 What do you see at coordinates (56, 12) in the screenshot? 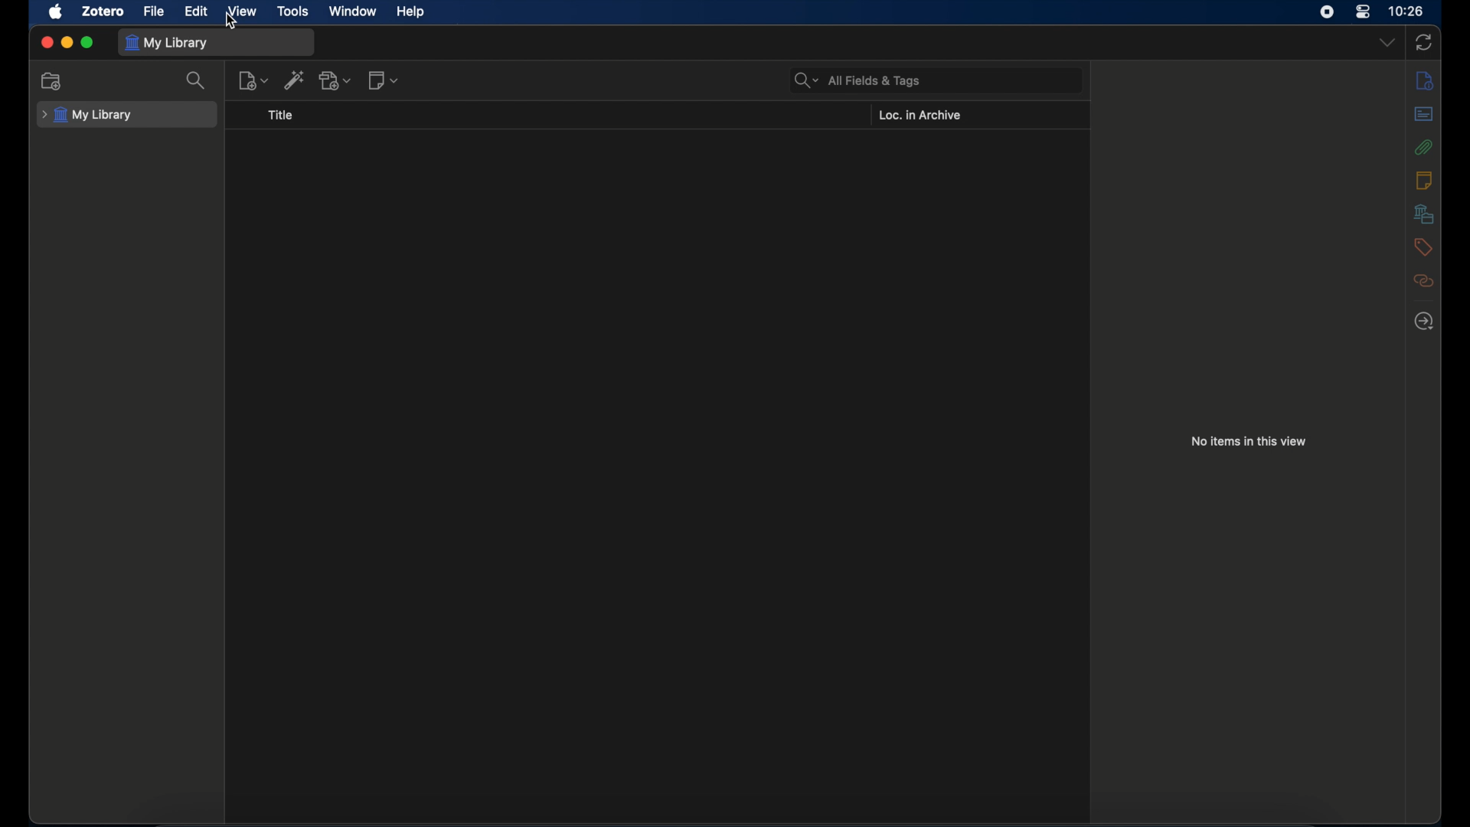
I see `apple` at bounding box center [56, 12].